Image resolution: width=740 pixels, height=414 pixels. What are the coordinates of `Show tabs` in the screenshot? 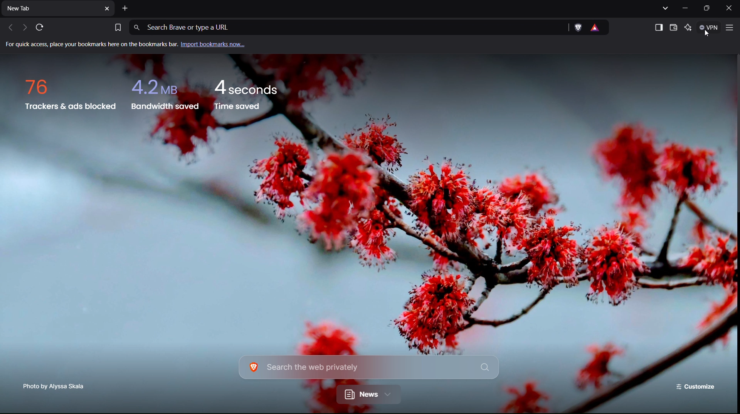 It's located at (665, 9).